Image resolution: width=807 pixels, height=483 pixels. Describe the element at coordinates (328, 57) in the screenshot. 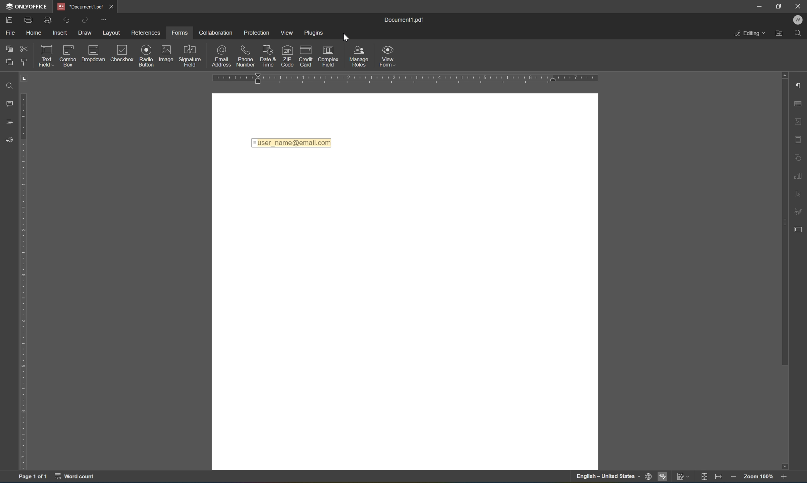

I see `complex field` at that location.